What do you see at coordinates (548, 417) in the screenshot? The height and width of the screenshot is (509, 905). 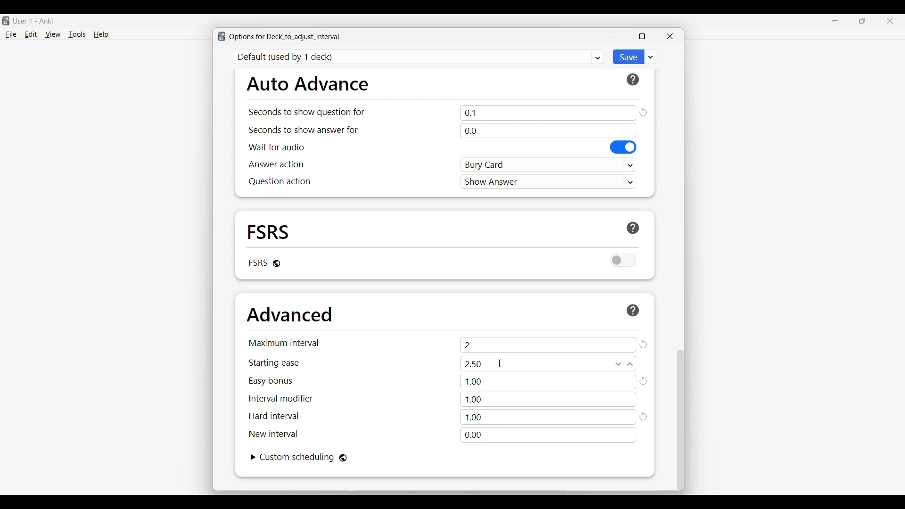 I see `1.00` at bounding box center [548, 417].